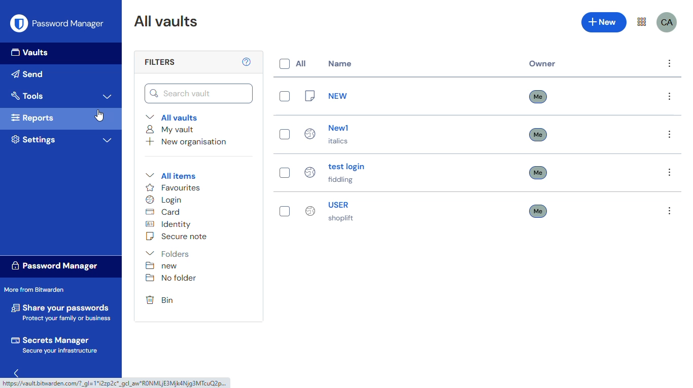  I want to click on test login fiddling, so click(333, 172).